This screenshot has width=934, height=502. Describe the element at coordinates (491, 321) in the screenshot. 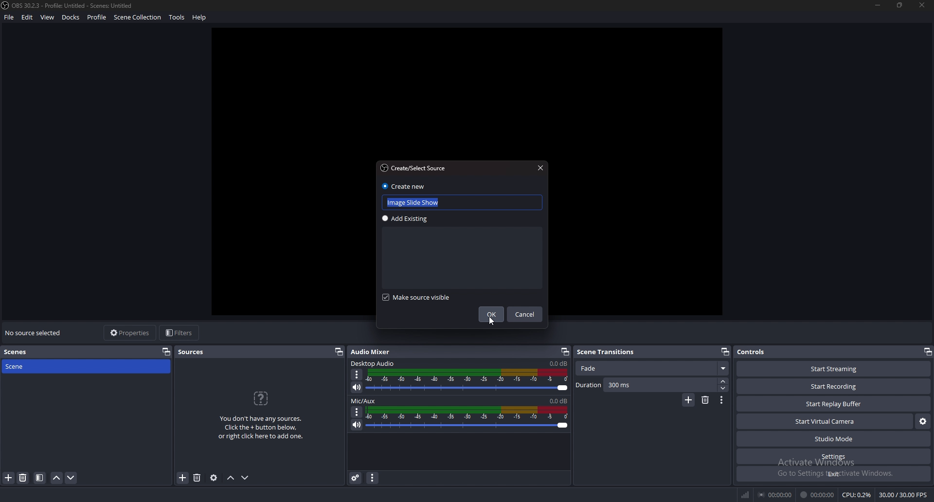

I see `cursor` at that location.